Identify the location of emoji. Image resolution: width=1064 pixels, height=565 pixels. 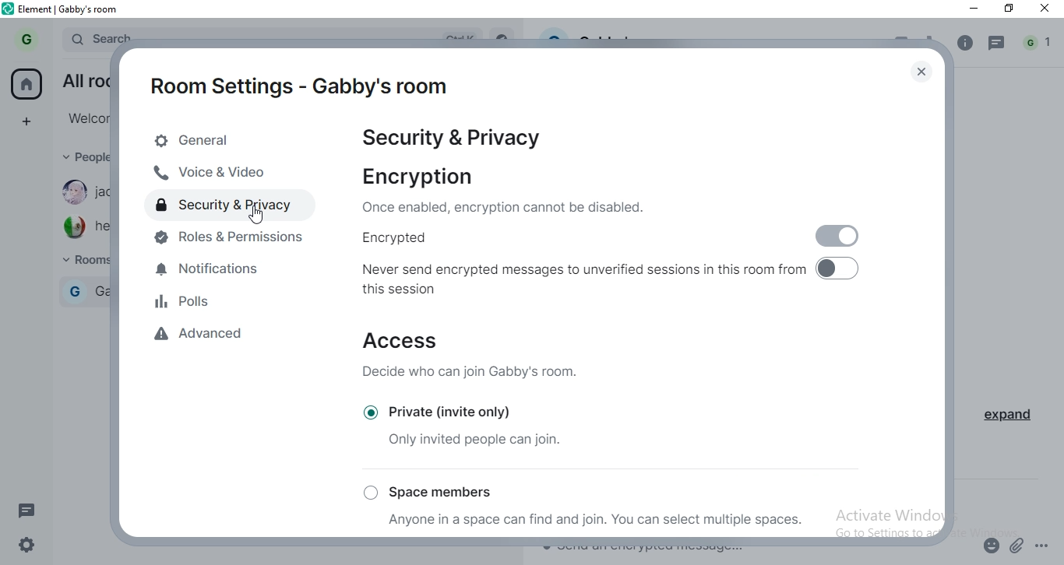
(989, 549).